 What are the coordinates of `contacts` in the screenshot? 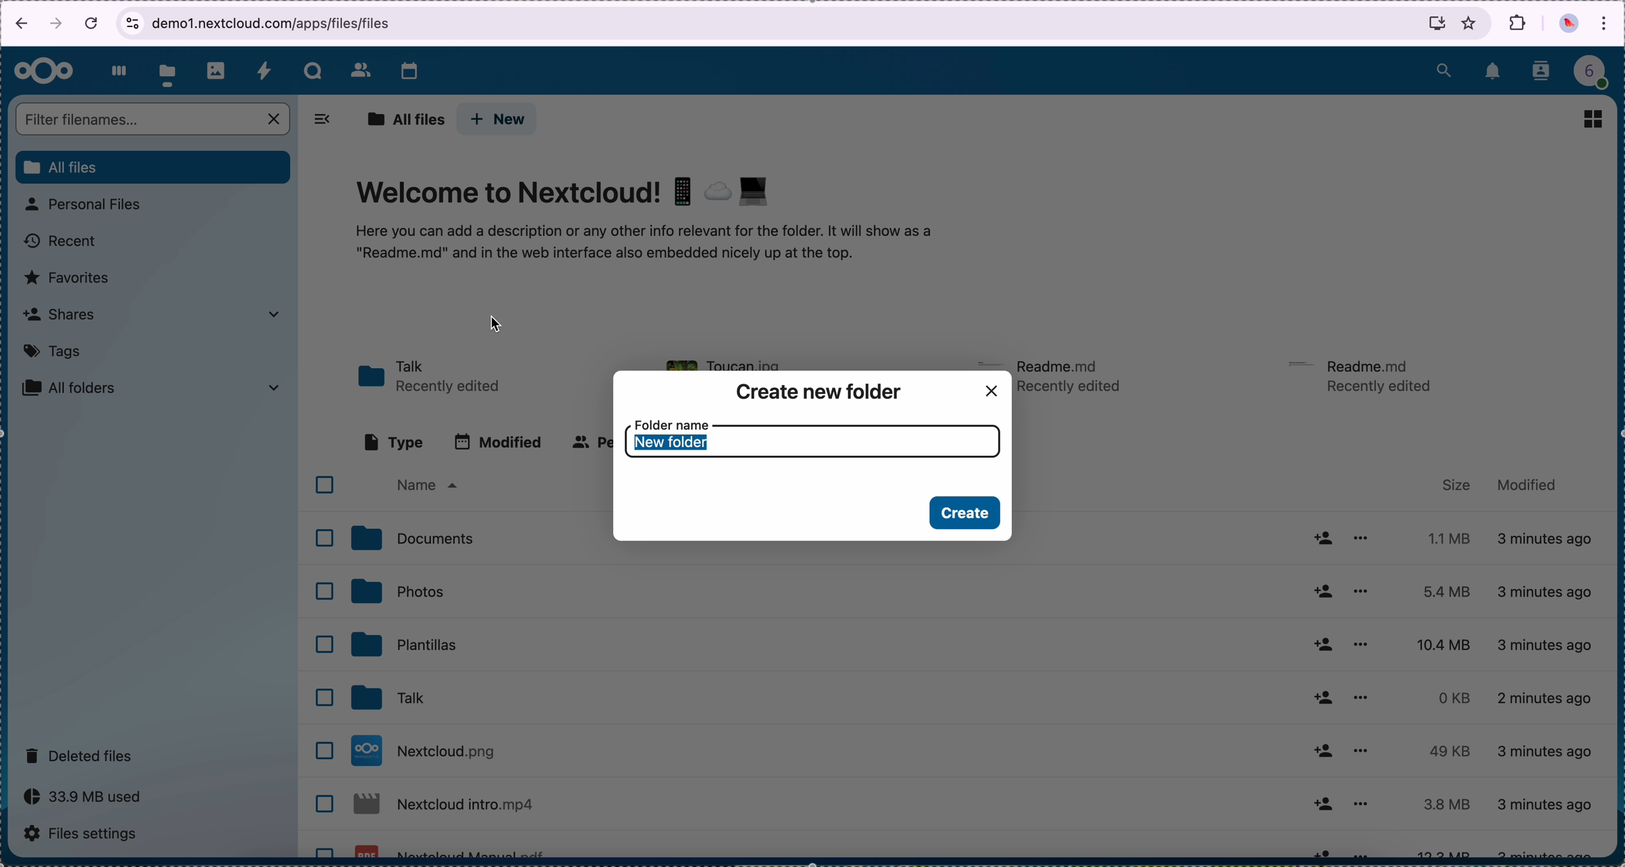 It's located at (360, 69).